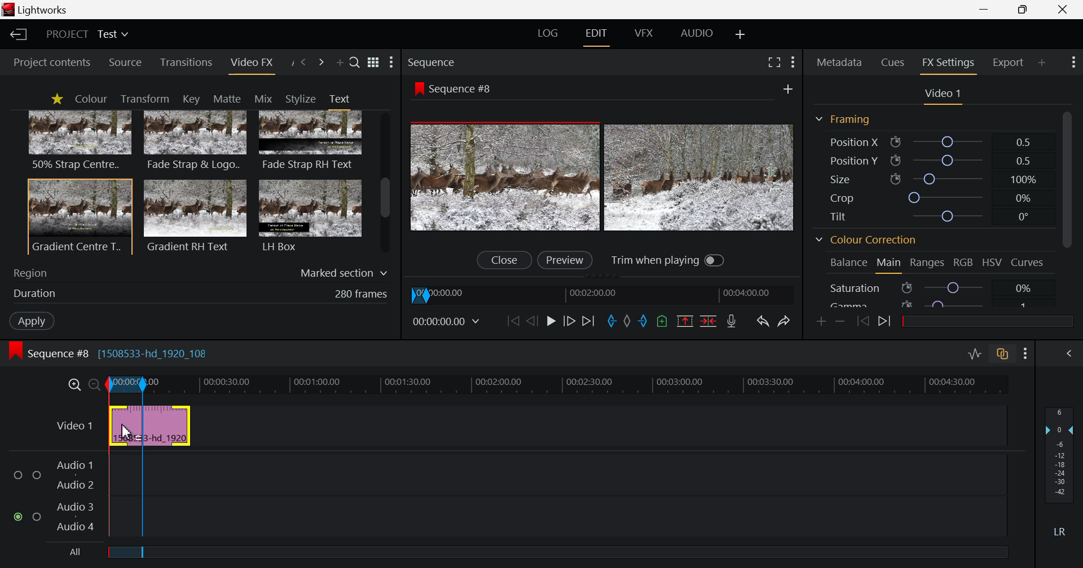  Describe the element at coordinates (73, 424) in the screenshot. I see `Video Layer` at that location.